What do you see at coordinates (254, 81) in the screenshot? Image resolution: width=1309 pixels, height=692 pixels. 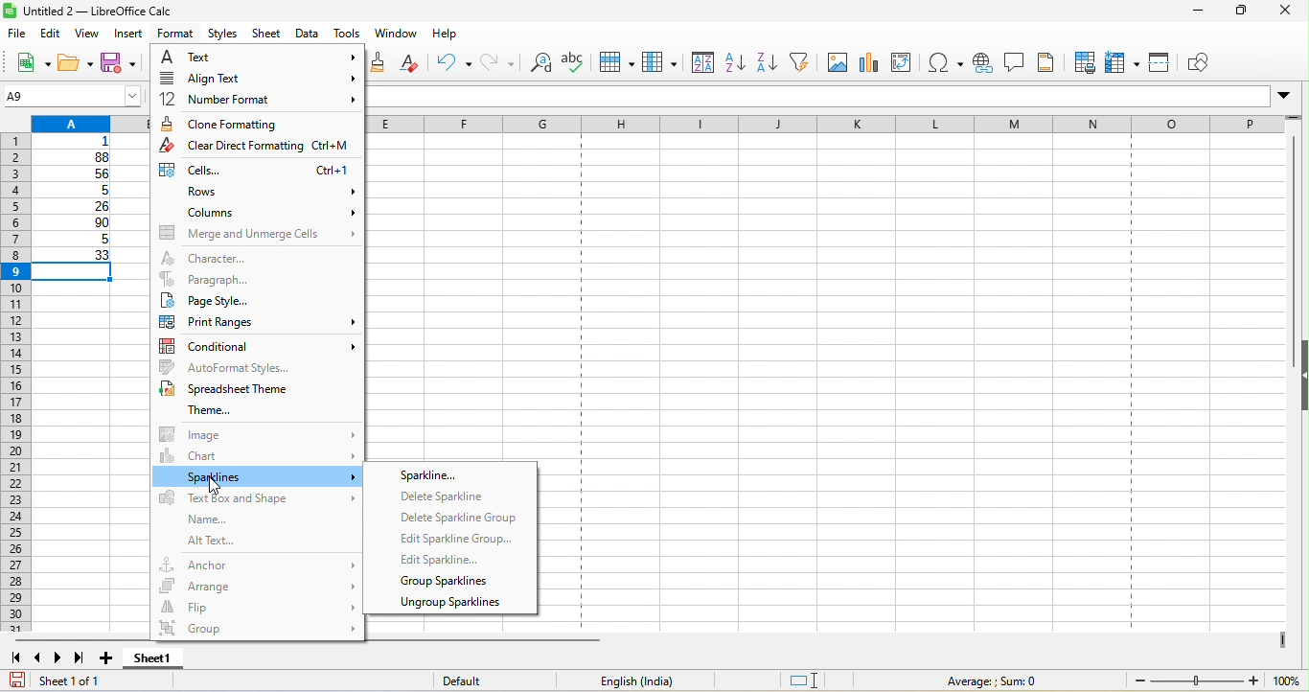 I see `align text` at bounding box center [254, 81].